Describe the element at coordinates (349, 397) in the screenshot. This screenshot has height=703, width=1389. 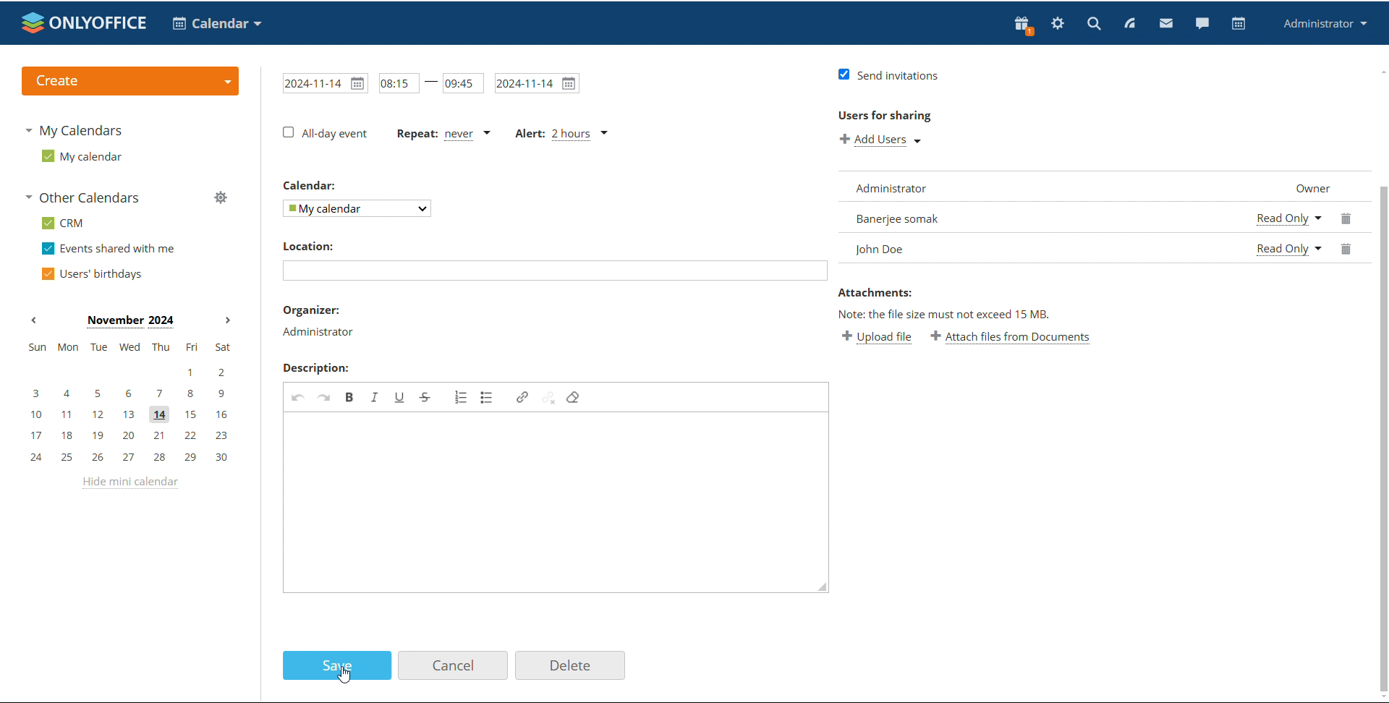
I see `Bold` at that location.